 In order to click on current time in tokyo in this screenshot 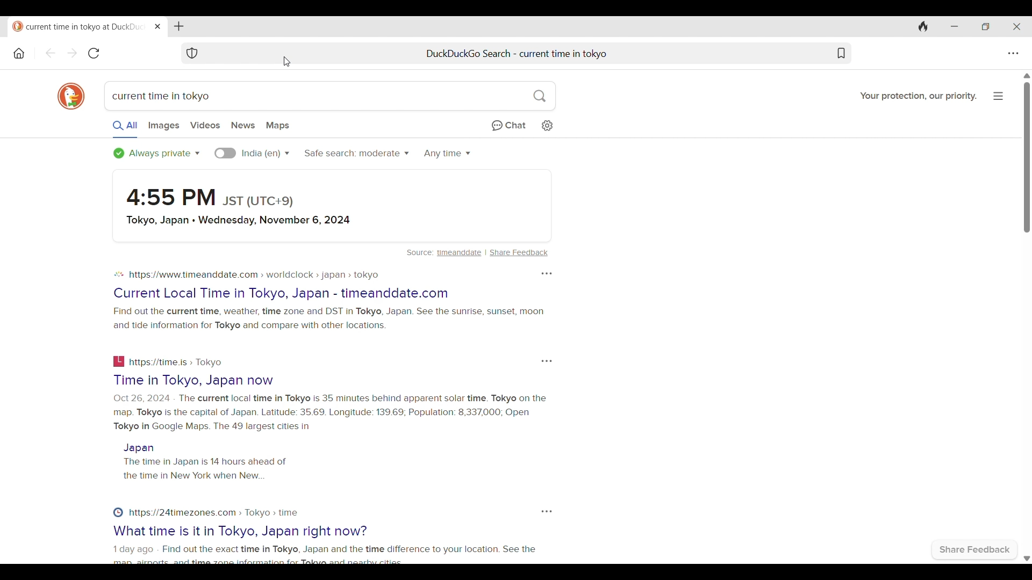, I will do `click(162, 97)`.